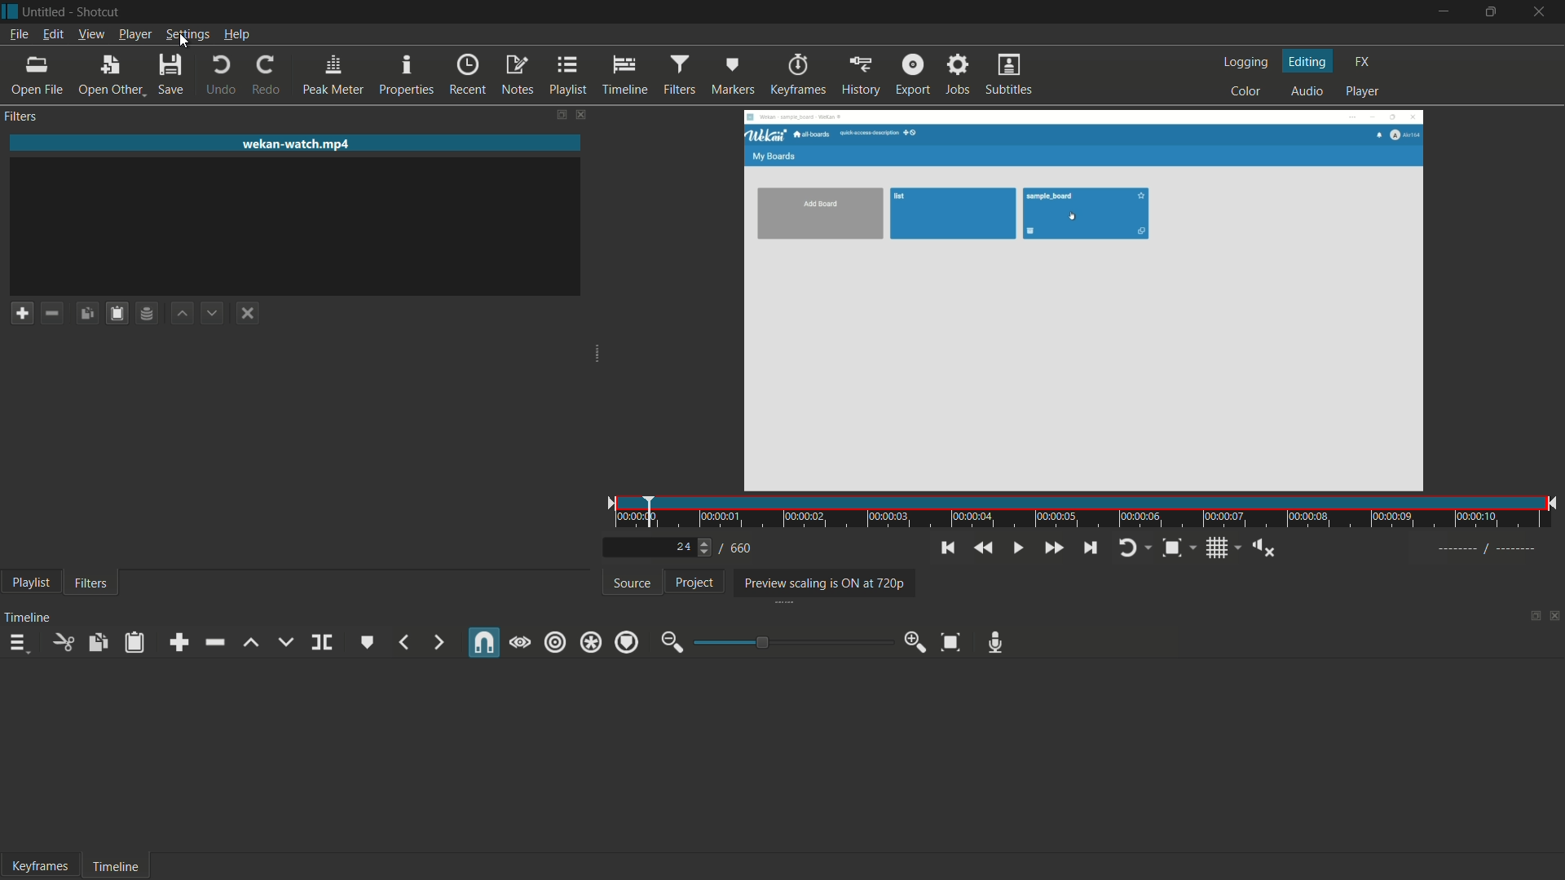 The width and height of the screenshot is (1565, 880). I want to click on export, so click(915, 76).